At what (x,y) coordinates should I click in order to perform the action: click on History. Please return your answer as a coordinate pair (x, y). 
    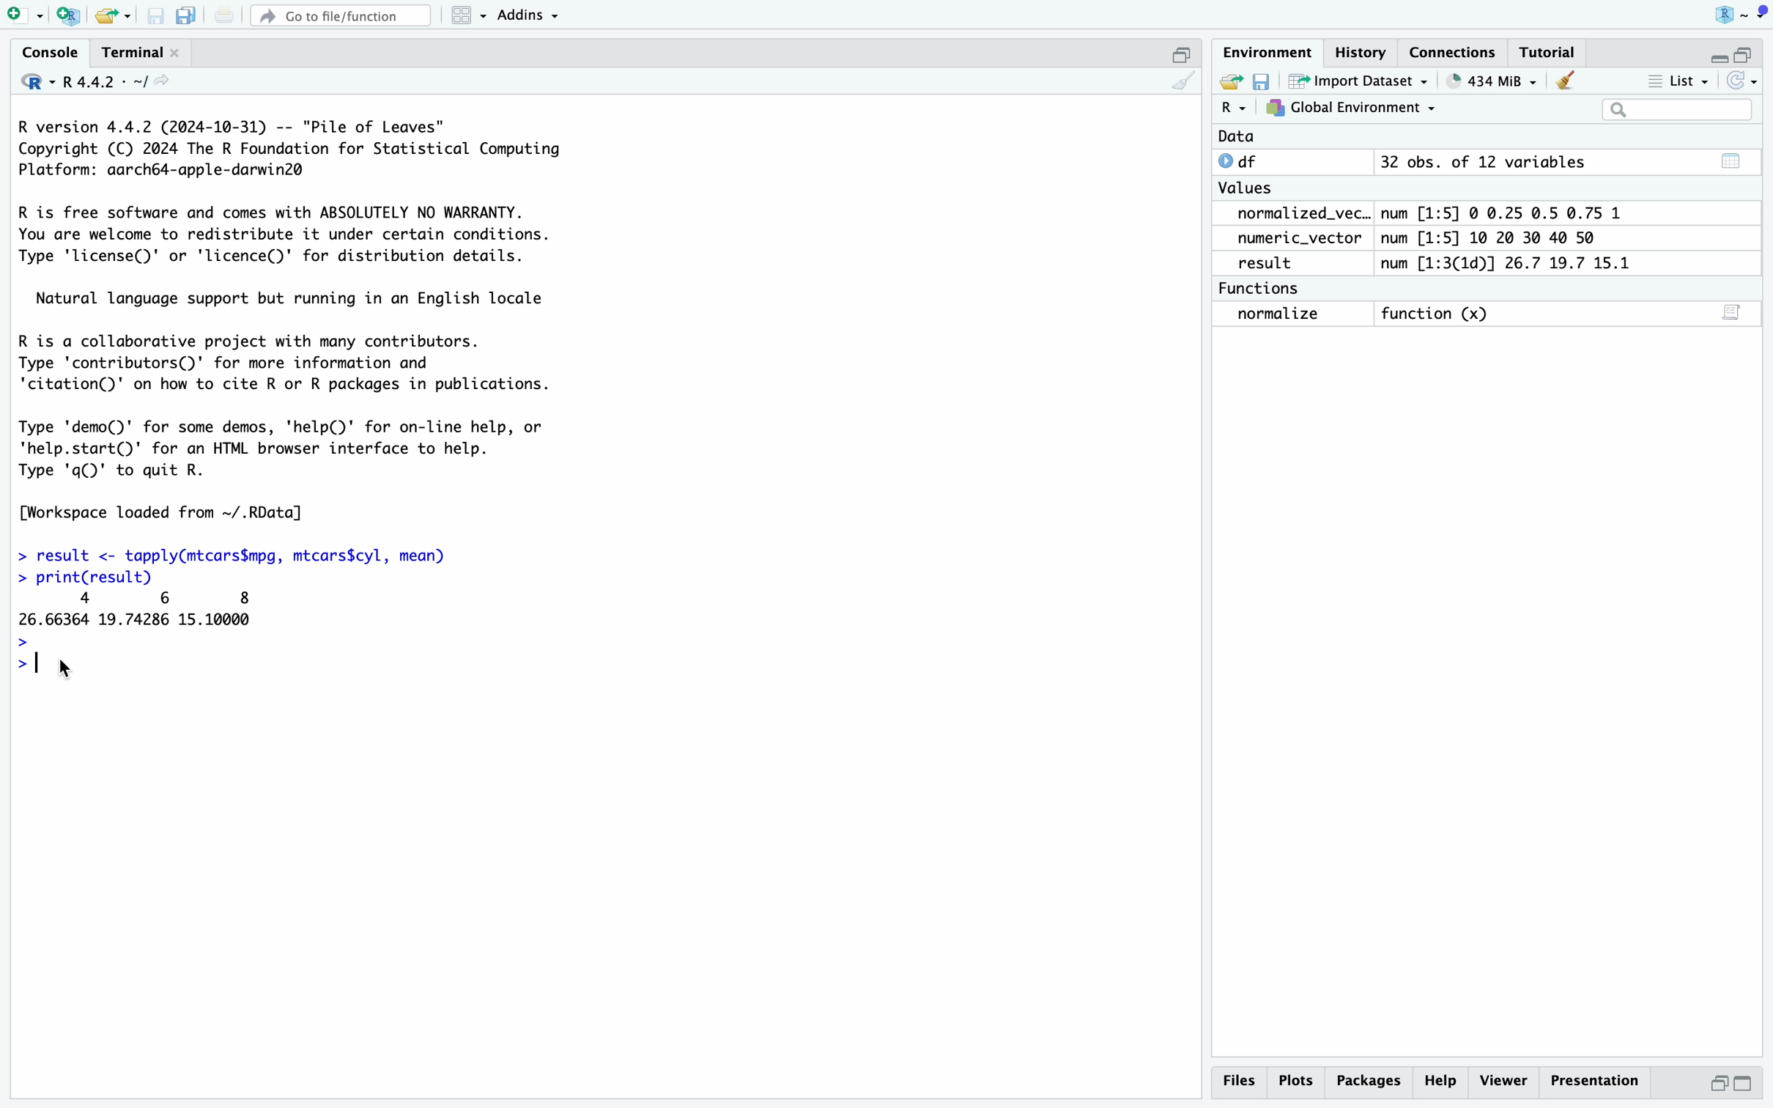
    Looking at the image, I should click on (1362, 51).